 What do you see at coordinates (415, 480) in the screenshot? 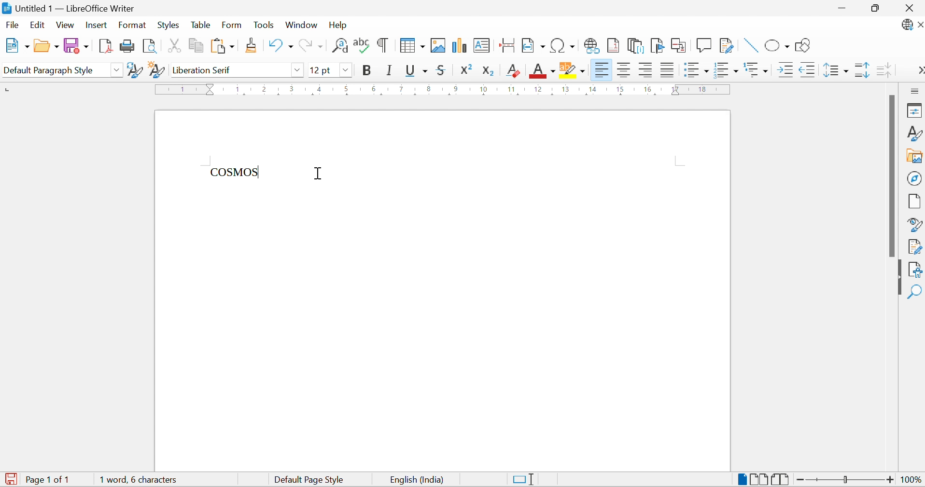
I see `English (India)` at bounding box center [415, 480].